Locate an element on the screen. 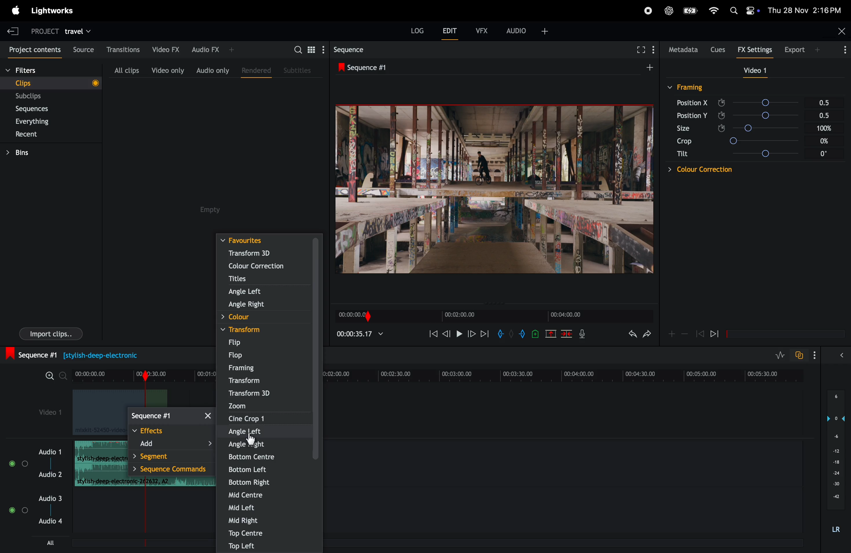 This screenshot has width=851, height=553. options is located at coordinates (844, 354).